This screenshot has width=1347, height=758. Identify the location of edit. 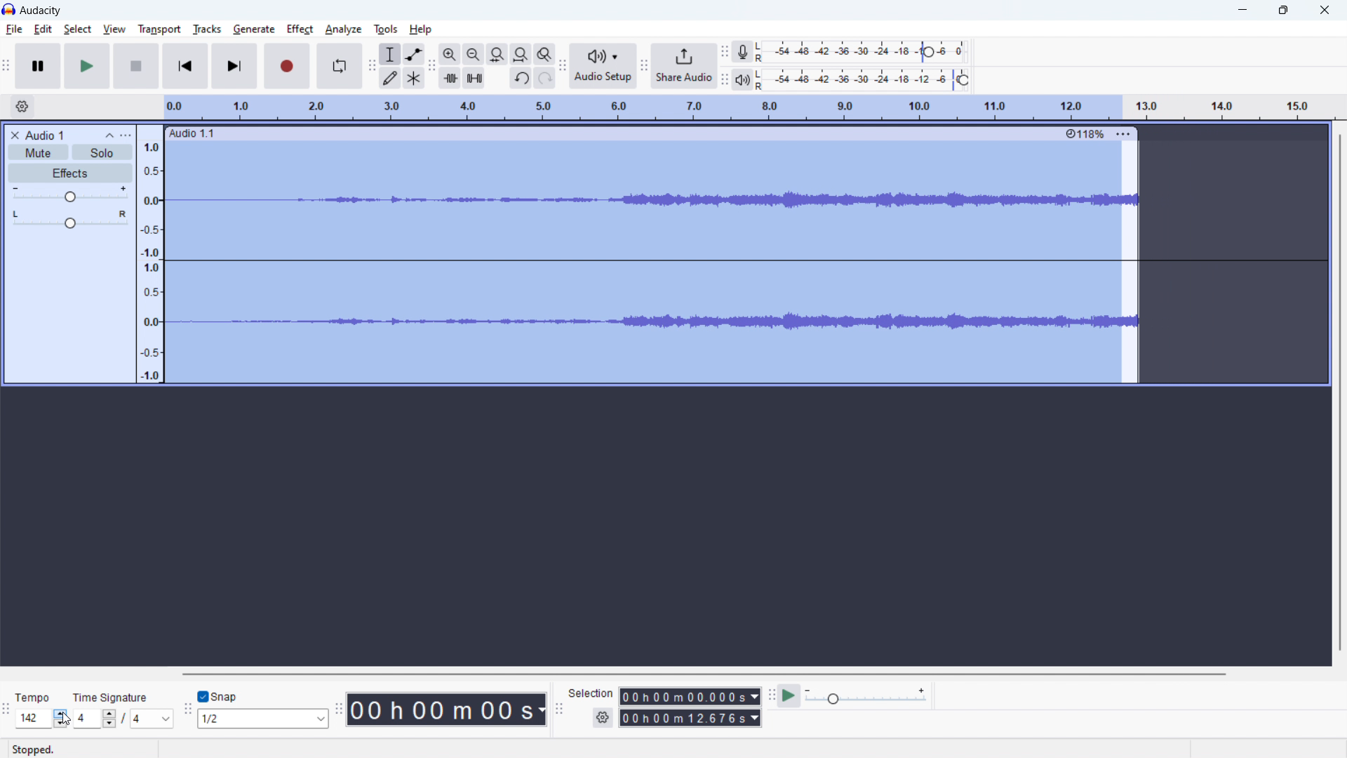
(43, 29).